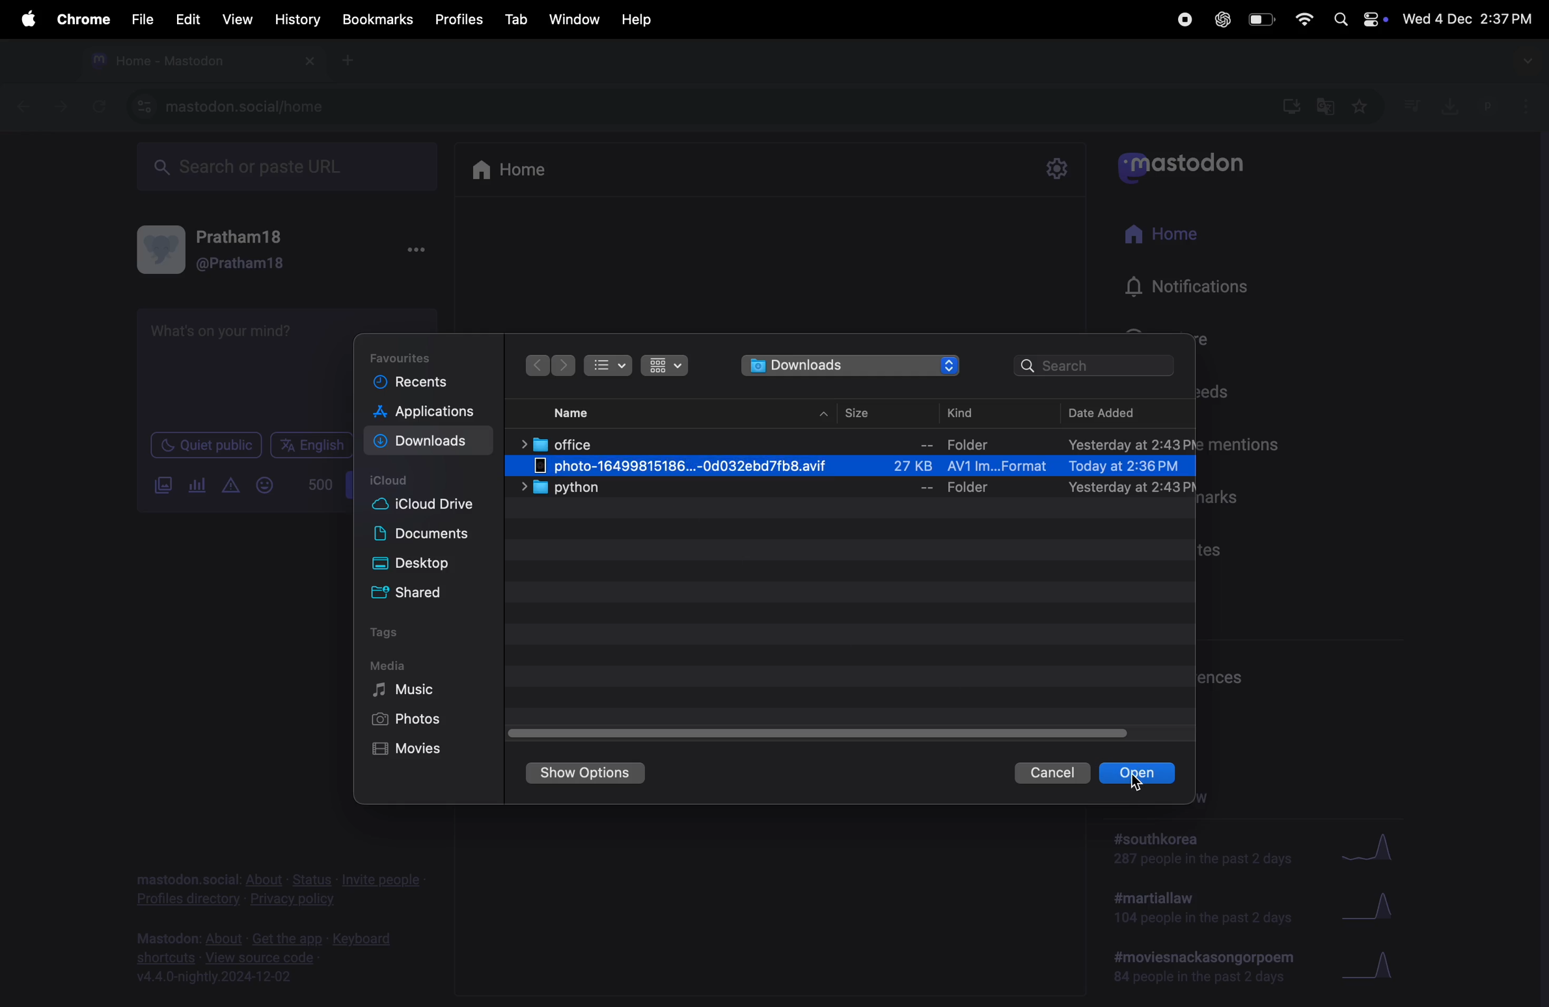 The height and width of the screenshot is (1007, 1549). What do you see at coordinates (1137, 773) in the screenshot?
I see `open` at bounding box center [1137, 773].